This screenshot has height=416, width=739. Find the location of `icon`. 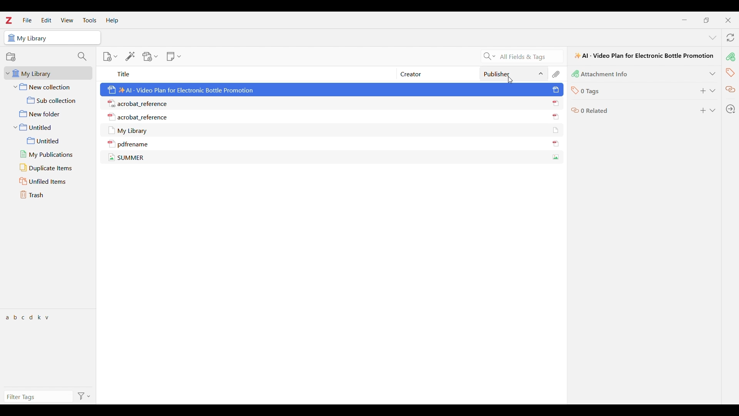

icon is located at coordinates (556, 144).